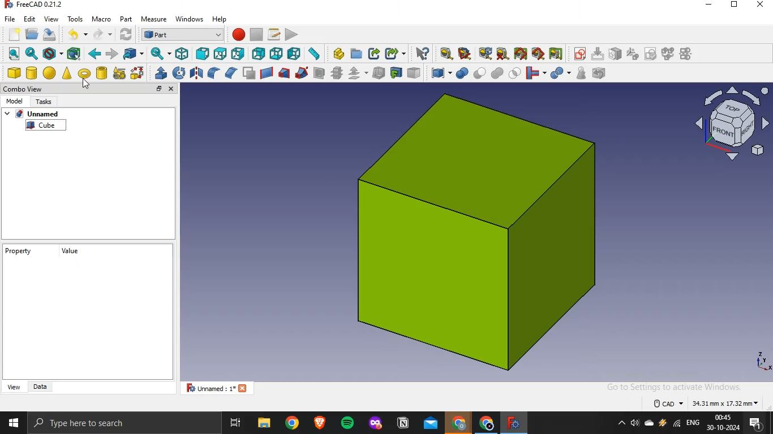 This screenshot has height=434, width=773. I want to click on freecad 0.21.2, so click(37, 6).